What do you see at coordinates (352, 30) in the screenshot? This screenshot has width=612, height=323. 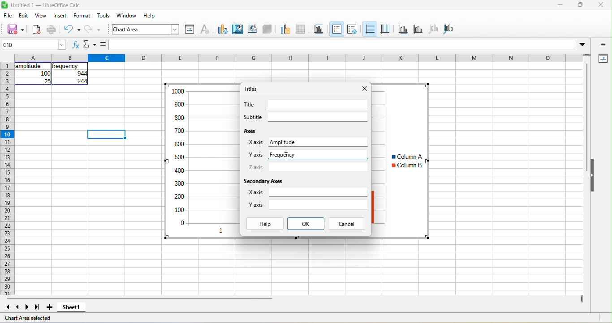 I see `legend` at bounding box center [352, 30].